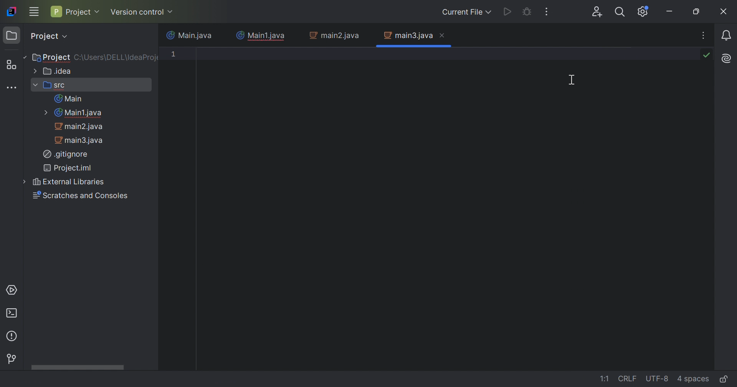 Image resolution: width=737 pixels, height=387 pixels. What do you see at coordinates (571, 79) in the screenshot?
I see `Cursor` at bounding box center [571, 79].